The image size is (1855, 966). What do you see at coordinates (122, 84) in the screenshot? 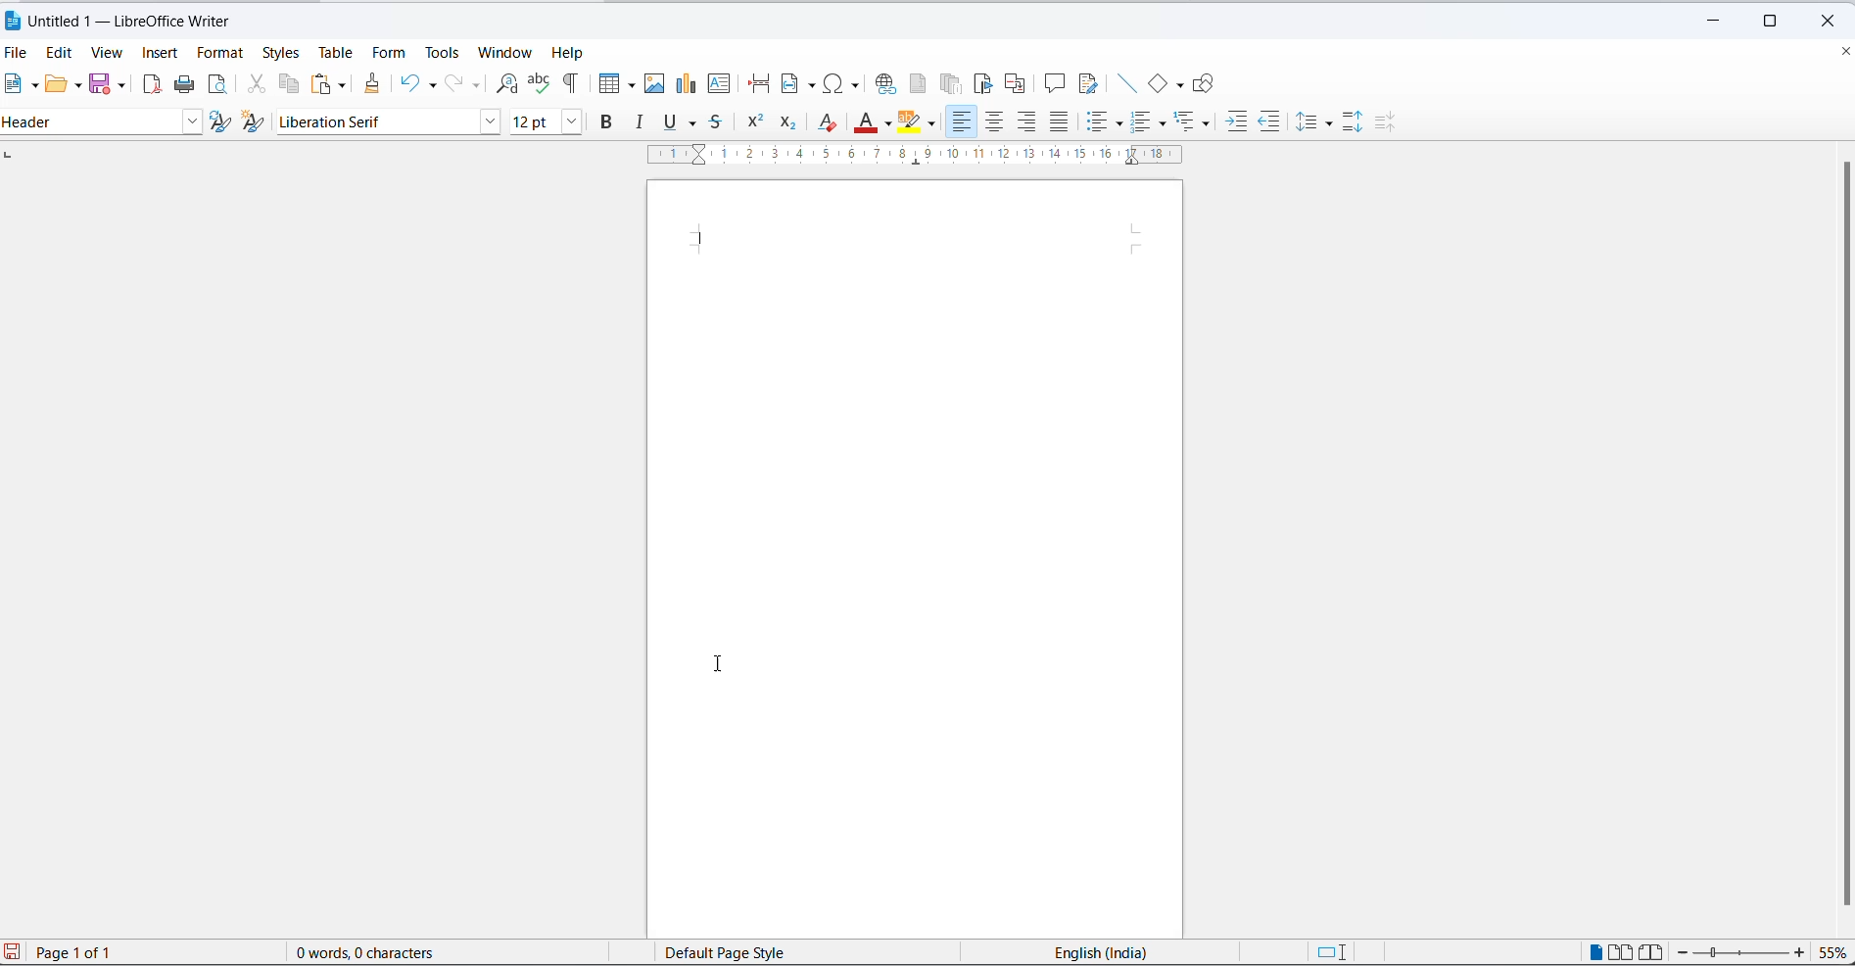
I see `save options` at bounding box center [122, 84].